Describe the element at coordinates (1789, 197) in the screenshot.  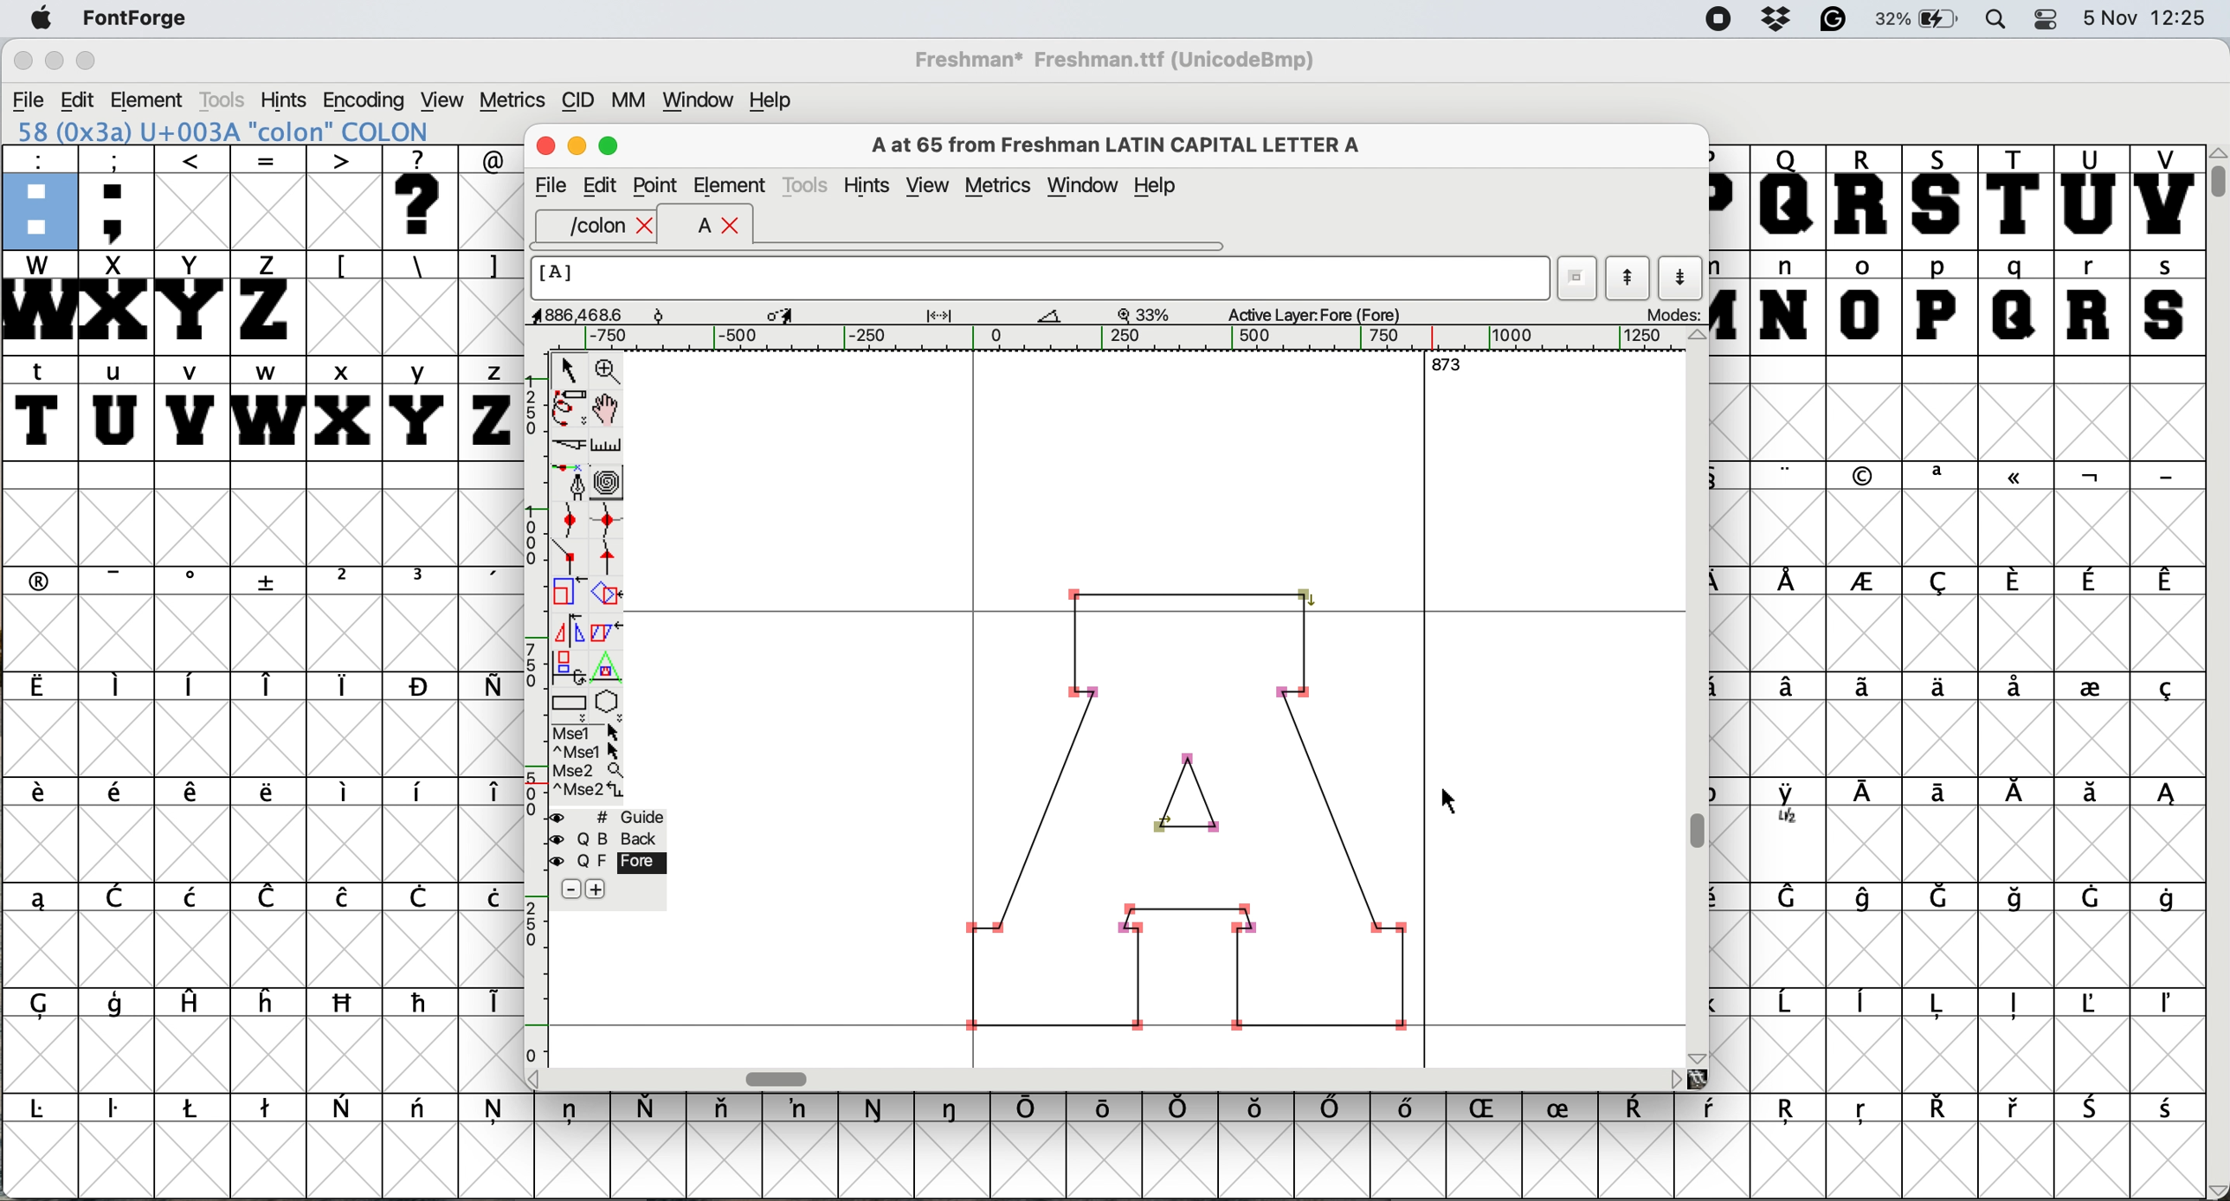
I see `Q` at that location.